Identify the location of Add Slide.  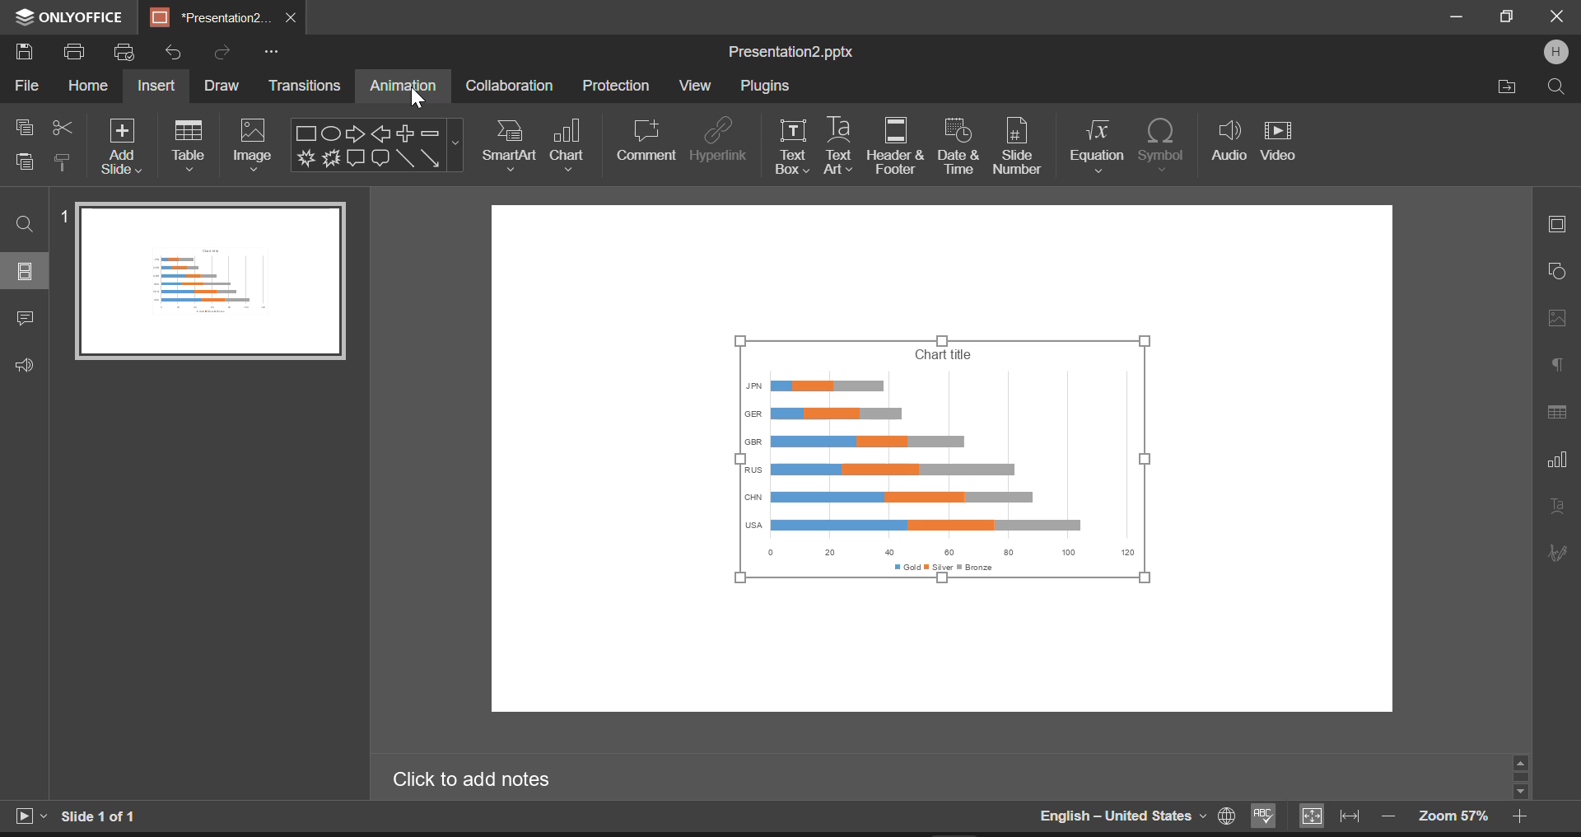
(122, 145).